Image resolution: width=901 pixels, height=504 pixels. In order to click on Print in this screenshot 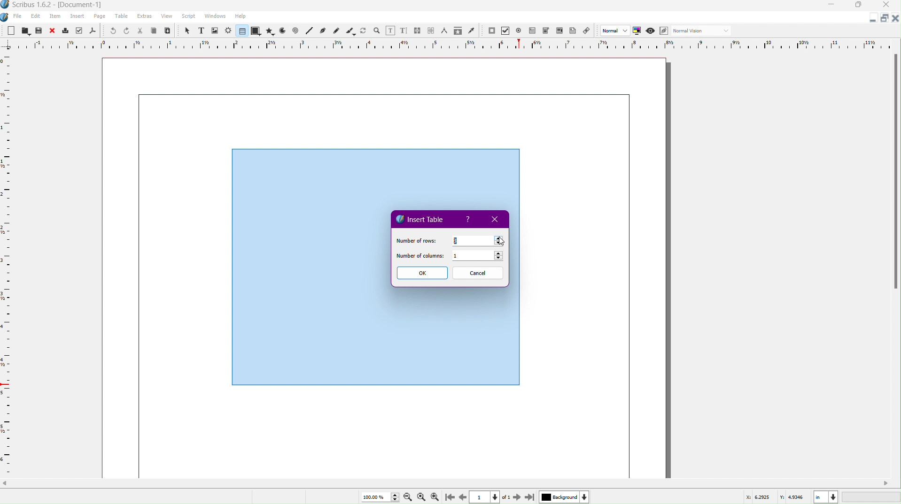, I will do `click(66, 31)`.